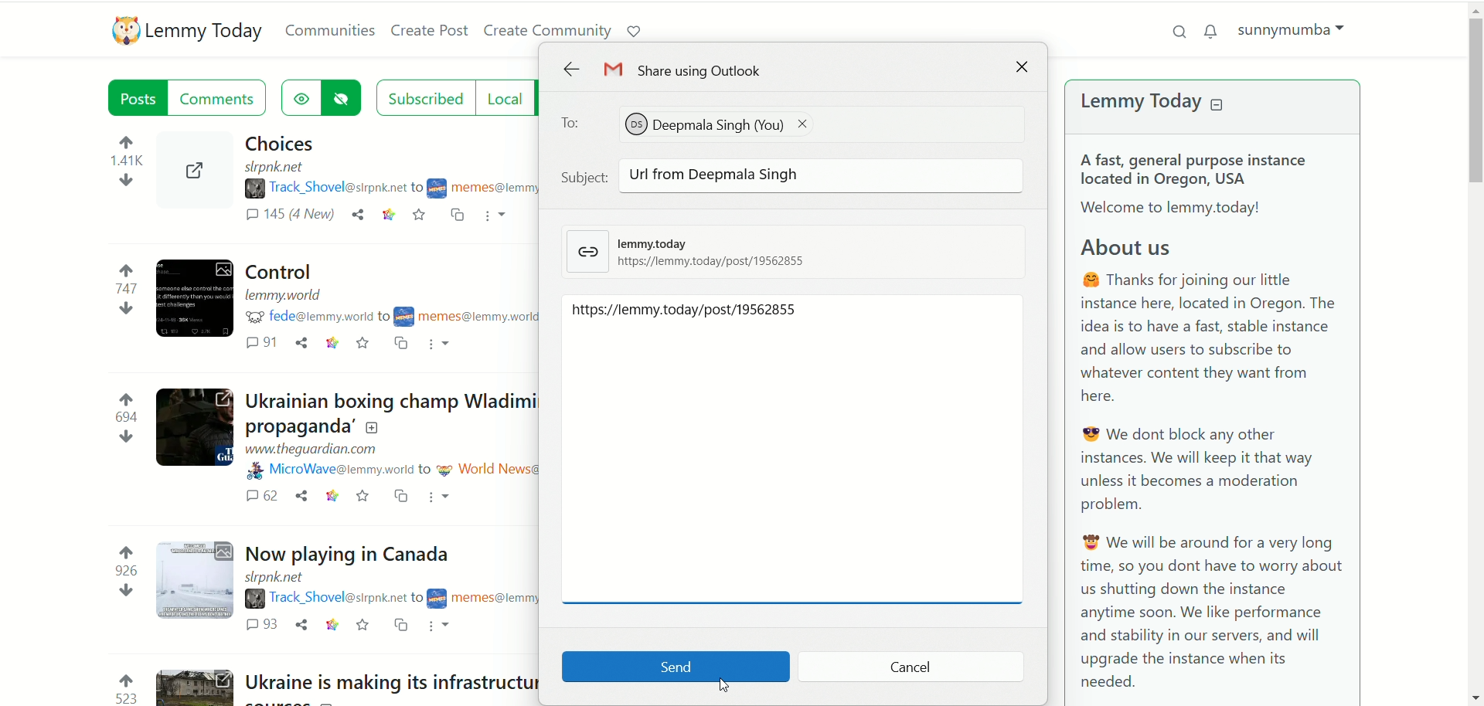 The image size is (1484, 706). What do you see at coordinates (333, 496) in the screenshot?
I see `link` at bounding box center [333, 496].